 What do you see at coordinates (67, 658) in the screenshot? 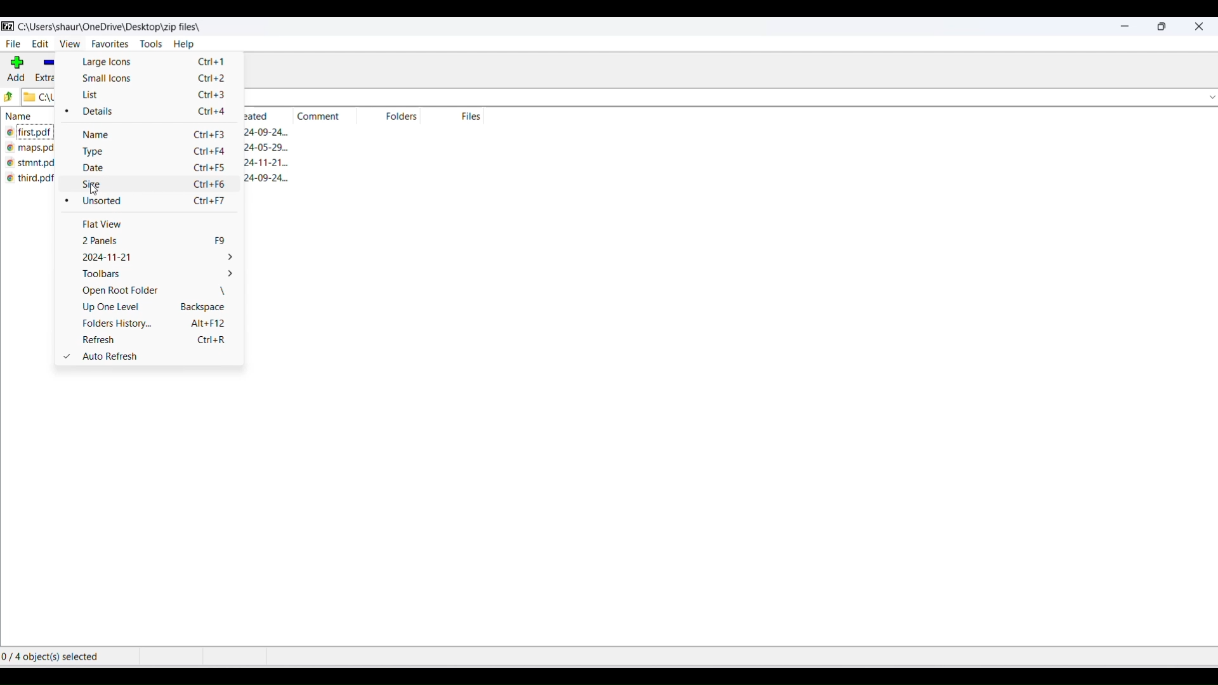
I see `0/4 object selected` at bounding box center [67, 658].